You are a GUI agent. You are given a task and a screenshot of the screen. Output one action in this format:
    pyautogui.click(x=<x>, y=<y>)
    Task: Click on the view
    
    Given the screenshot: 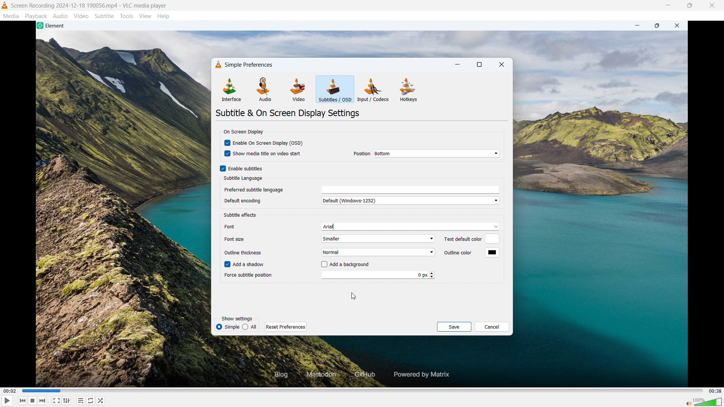 What is the action you would take?
    pyautogui.click(x=146, y=17)
    